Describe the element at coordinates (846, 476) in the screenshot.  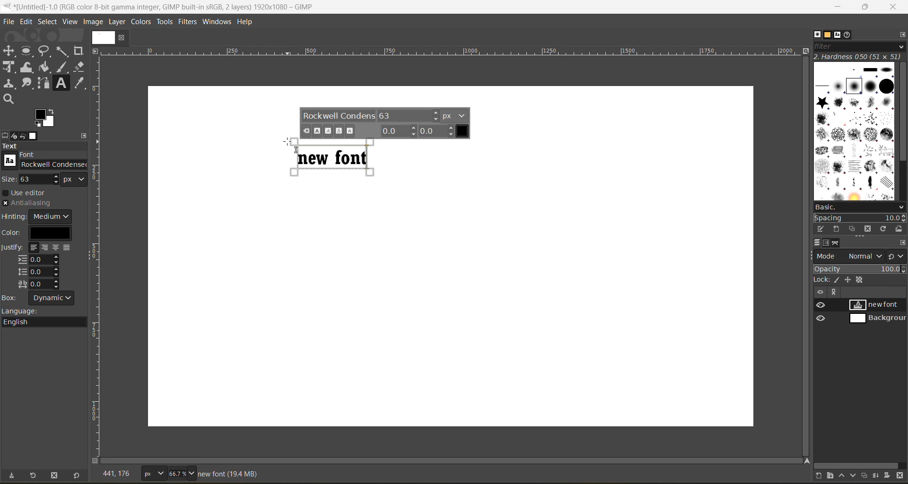
I see `raise this layer` at that location.